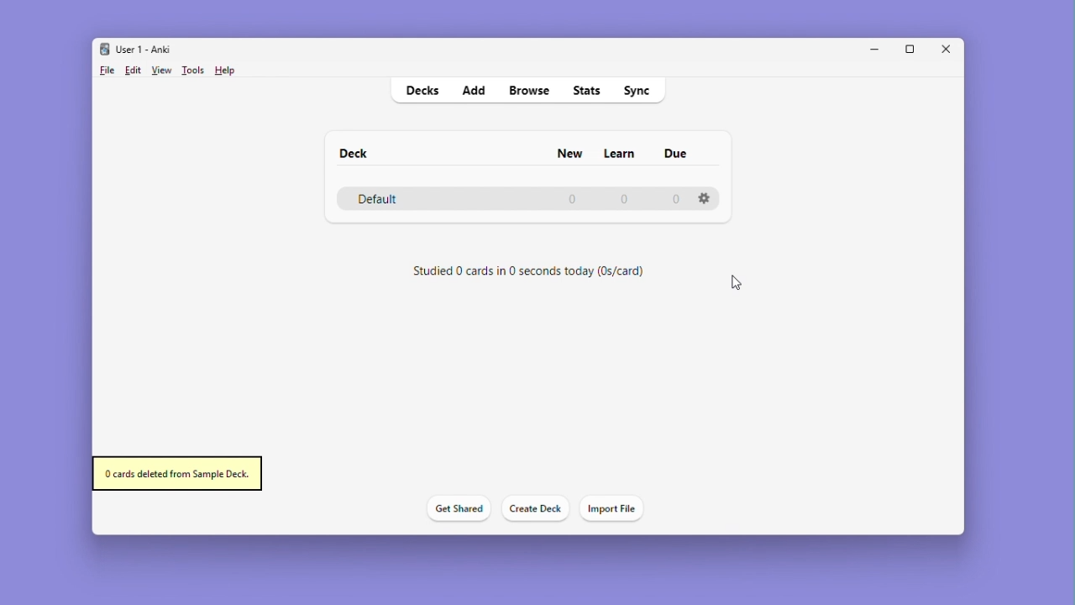  I want to click on Close, so click(951, 49).